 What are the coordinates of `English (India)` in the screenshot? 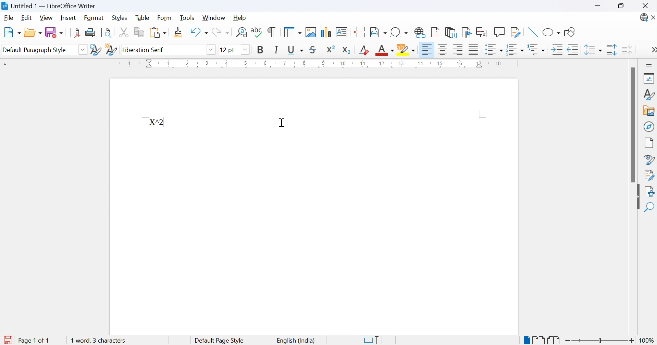 It's located at (297, 340).